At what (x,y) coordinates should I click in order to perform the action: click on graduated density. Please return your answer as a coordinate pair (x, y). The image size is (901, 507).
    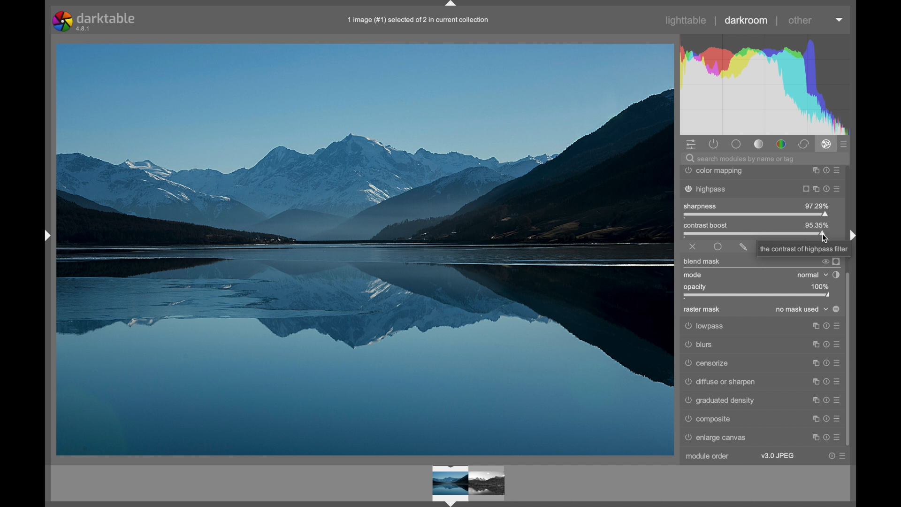
    Looking at the image, I should click on (720, 400).